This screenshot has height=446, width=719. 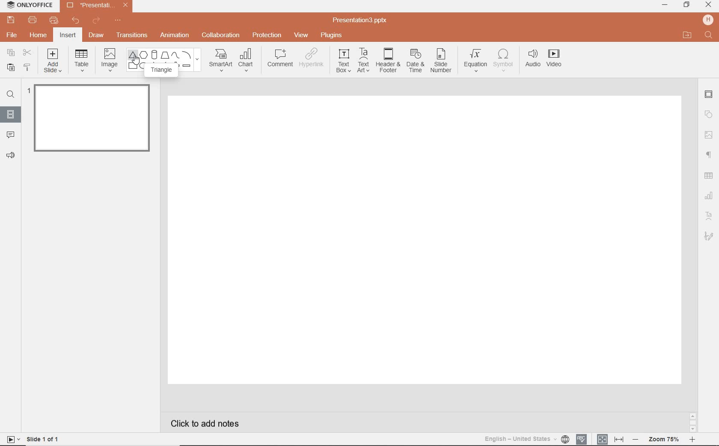 I want to click on DRAW, so click(x=97, y=36).